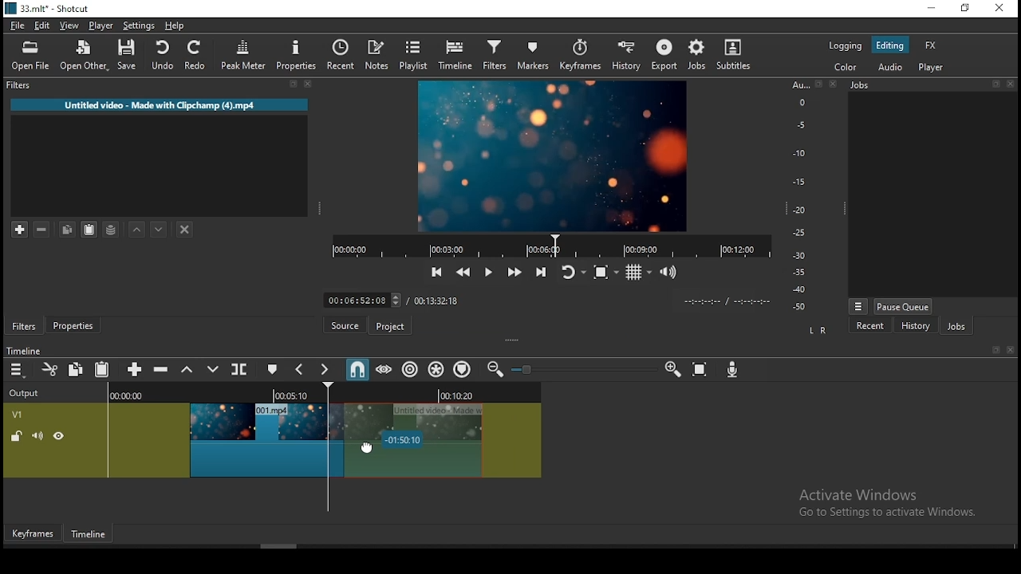 The width and height of the screenshot is (1021, 574). Describe the element at coordinates (642, 271) in the screenshot. I see `toggle grid display on player` at that location.